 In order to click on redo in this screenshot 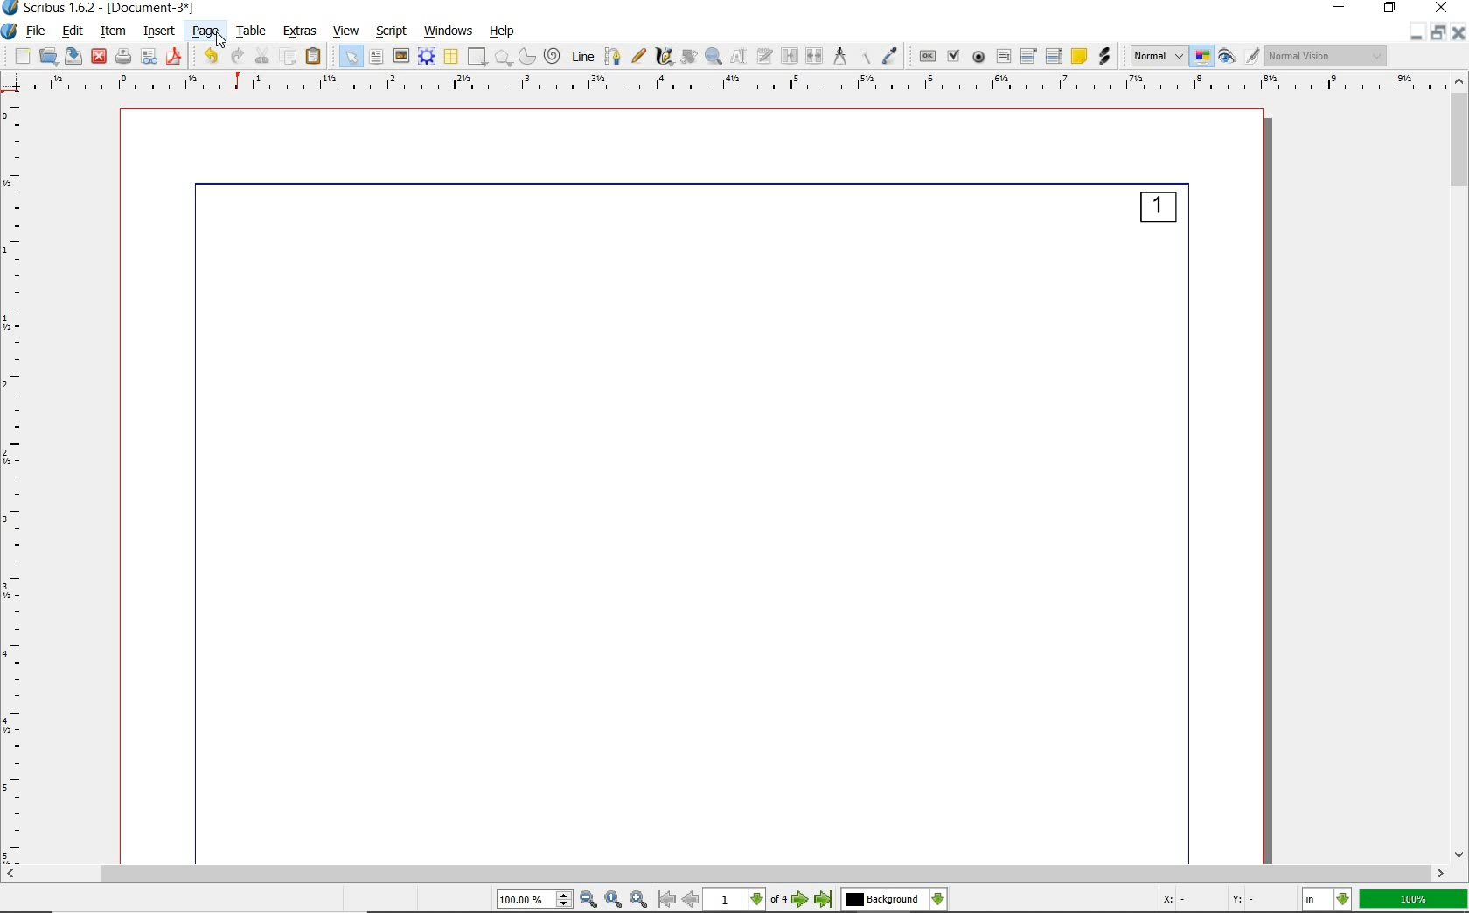, I will do `click(237, 57)`.